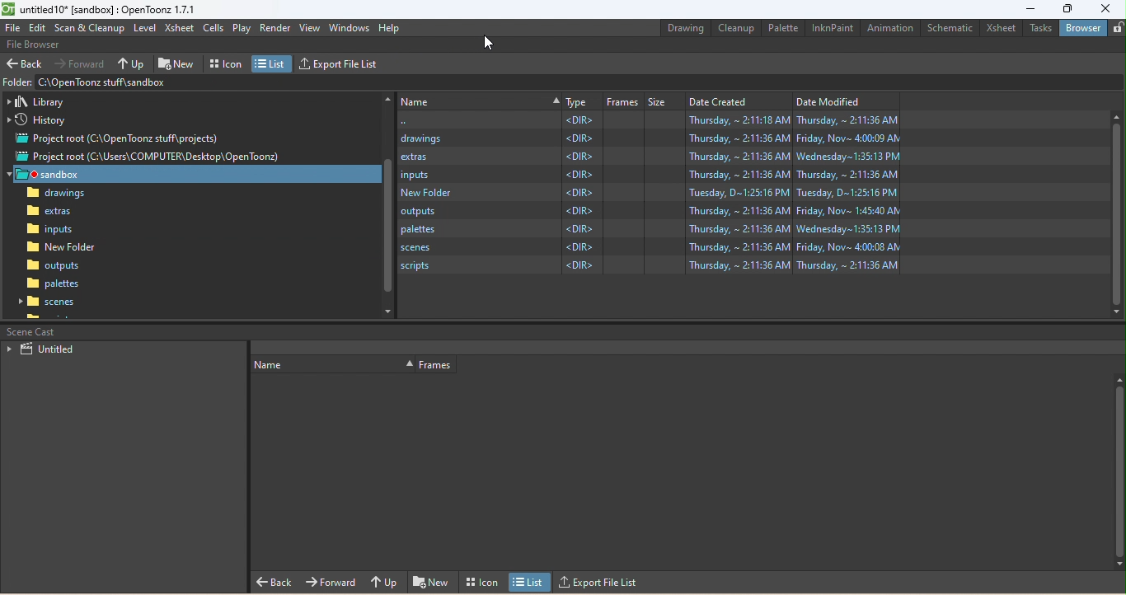 The width and height of the screenshot is (1126, 595). What do you see at coordinates (272, 62) in the screenshot?
I see `List` at bounding box center [272, 62].